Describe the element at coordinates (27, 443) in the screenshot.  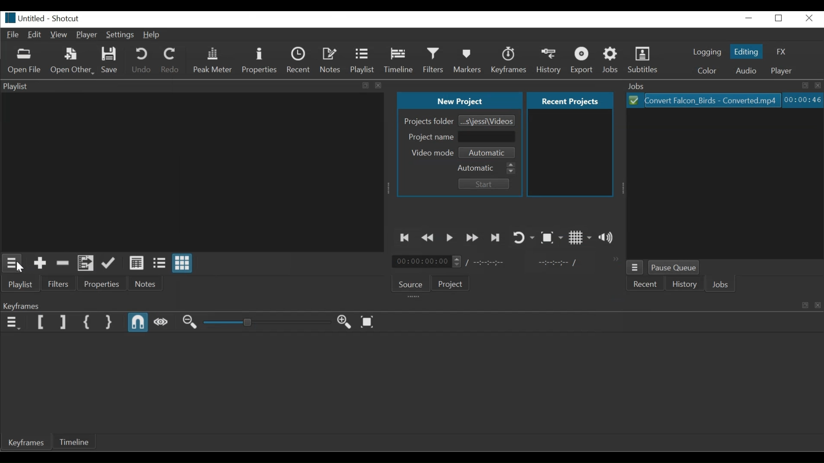
I see `Keyframe Tab` at that location.